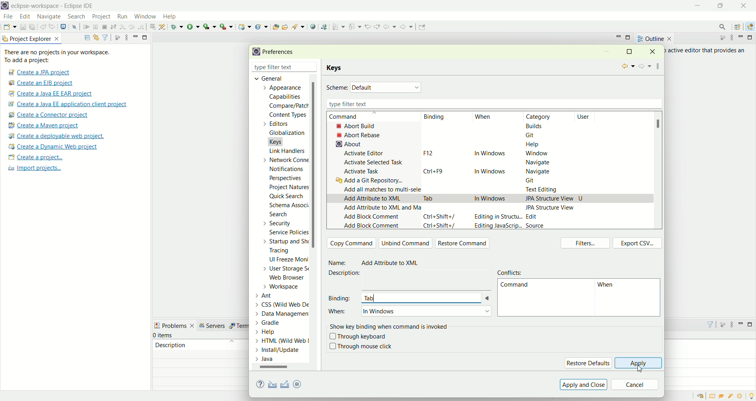 This screenshot has width=756, height=401. Describe the element at coordinates (588, 363) in the screenshot. I see `restore default` at that location.